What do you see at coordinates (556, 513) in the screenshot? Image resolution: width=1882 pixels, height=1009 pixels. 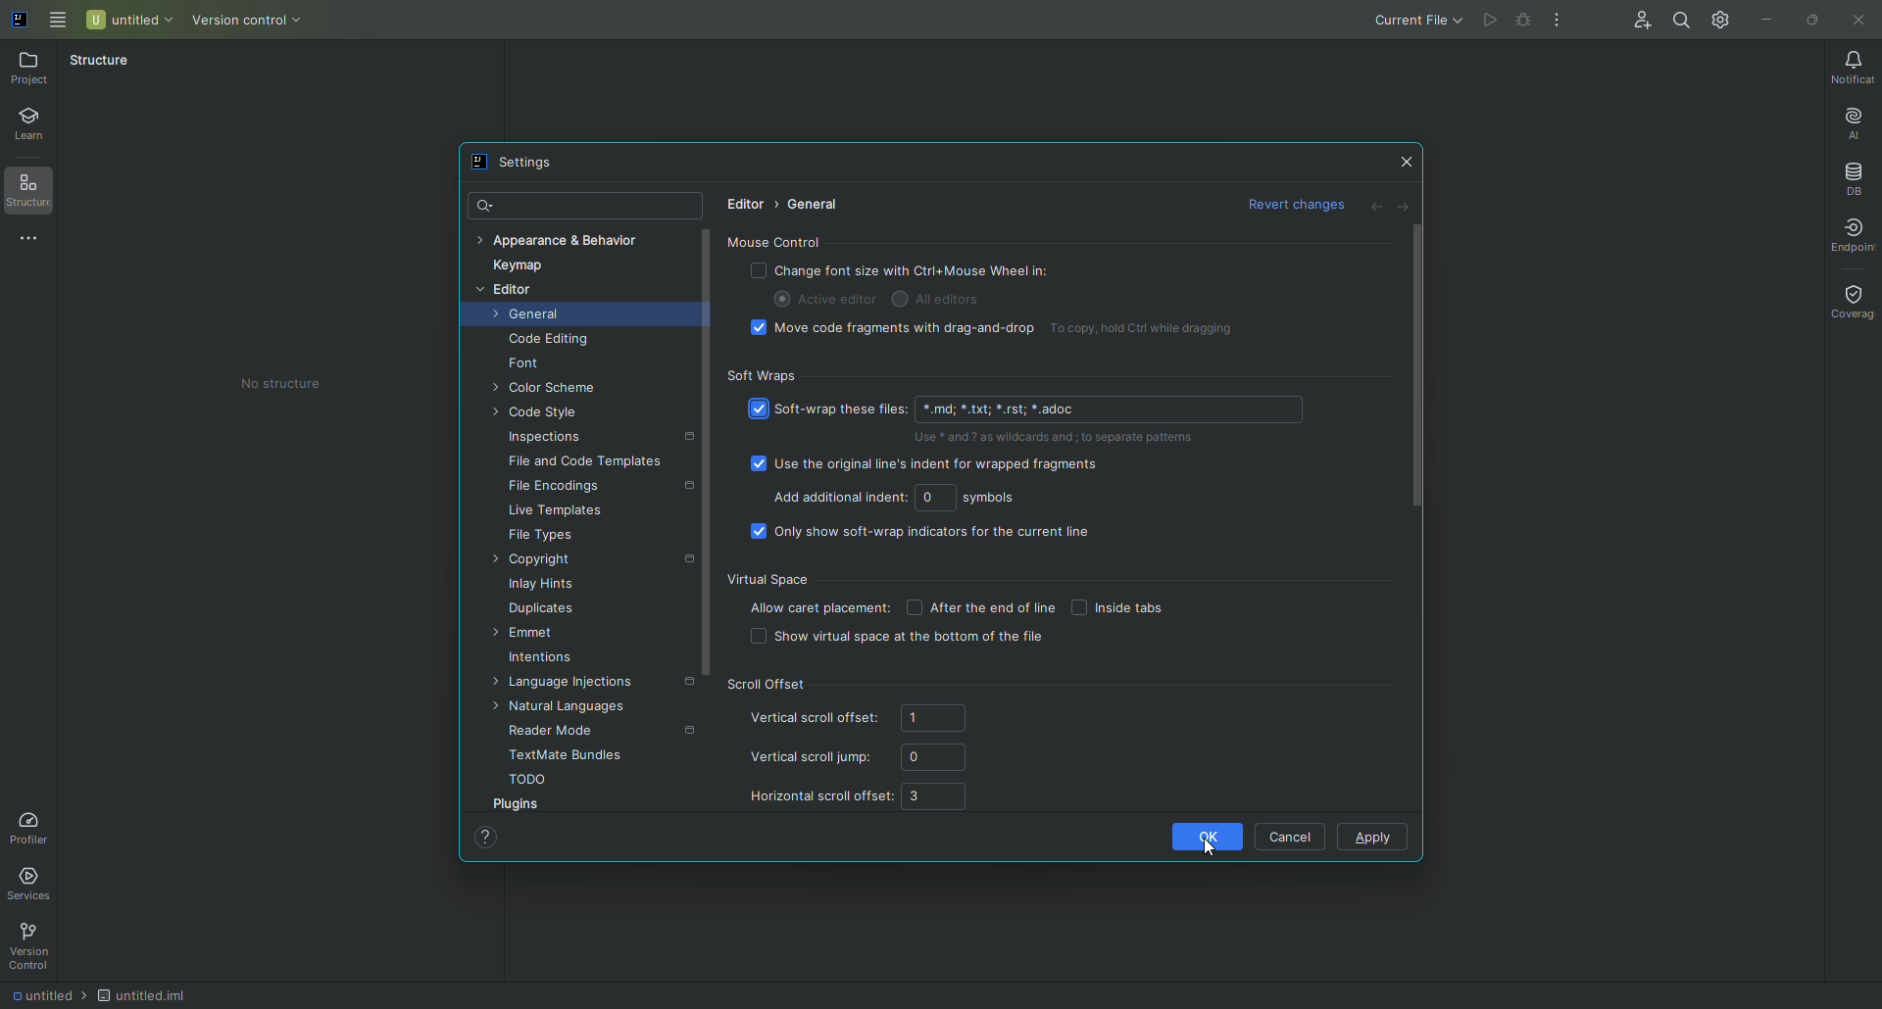 I see `Live Templates` at bounding box center [556, 513].